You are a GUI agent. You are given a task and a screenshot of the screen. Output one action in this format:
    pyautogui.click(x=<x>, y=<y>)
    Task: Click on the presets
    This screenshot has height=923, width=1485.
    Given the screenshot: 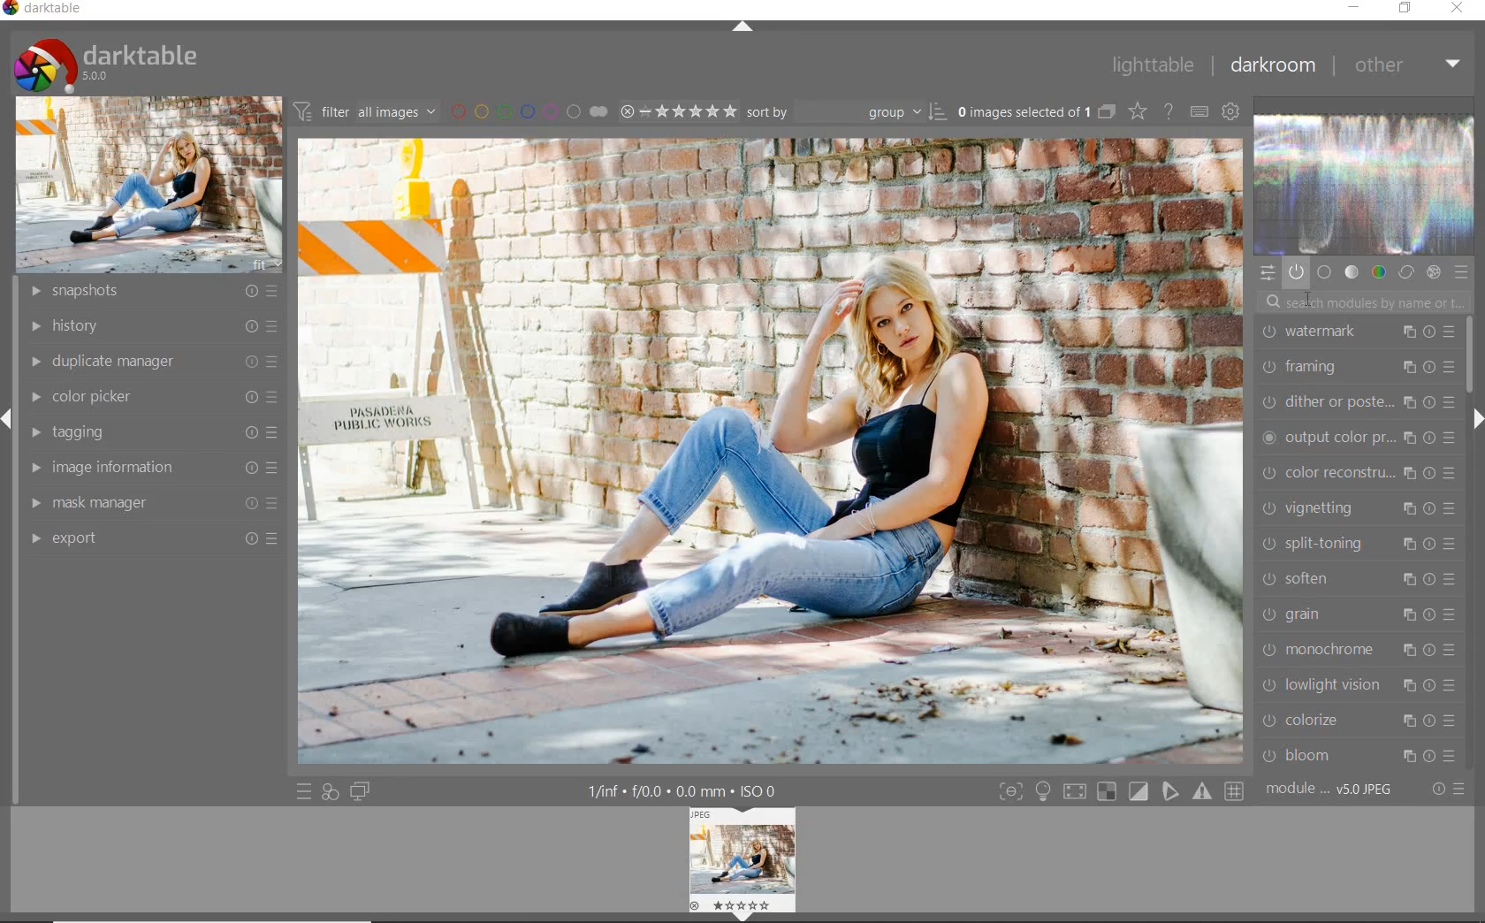 What is the action you would take?
    pyautogui.click(x=1464, y=271)
    